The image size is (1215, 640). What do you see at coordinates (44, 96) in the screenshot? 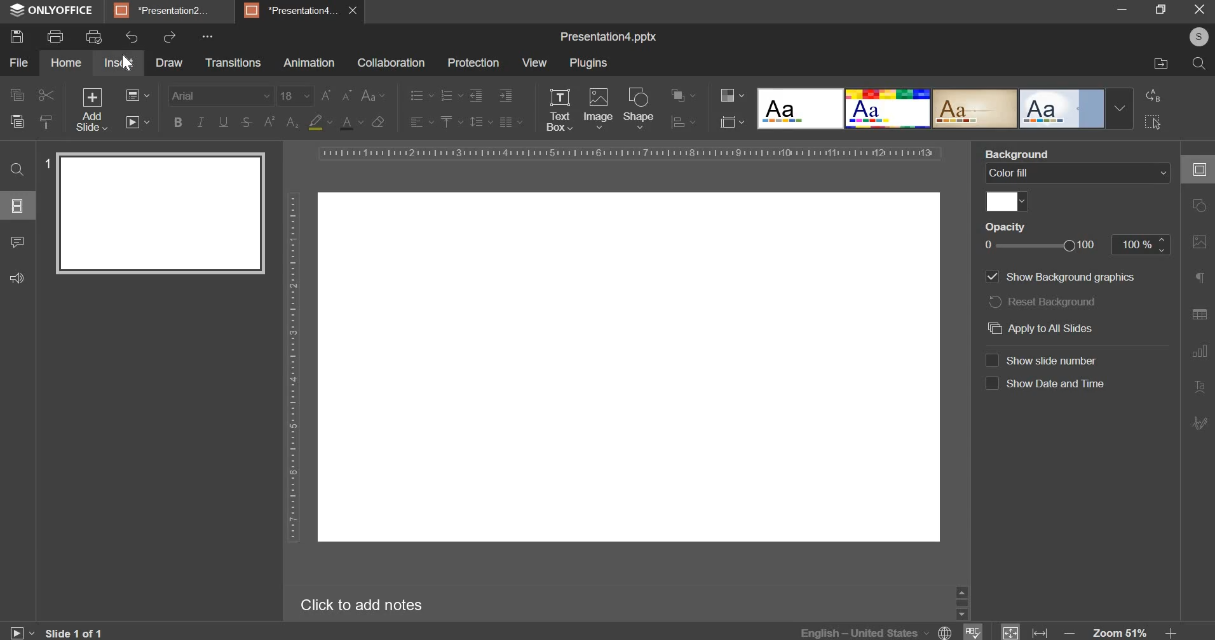
I see `cut` at bounding box center [44, 96].